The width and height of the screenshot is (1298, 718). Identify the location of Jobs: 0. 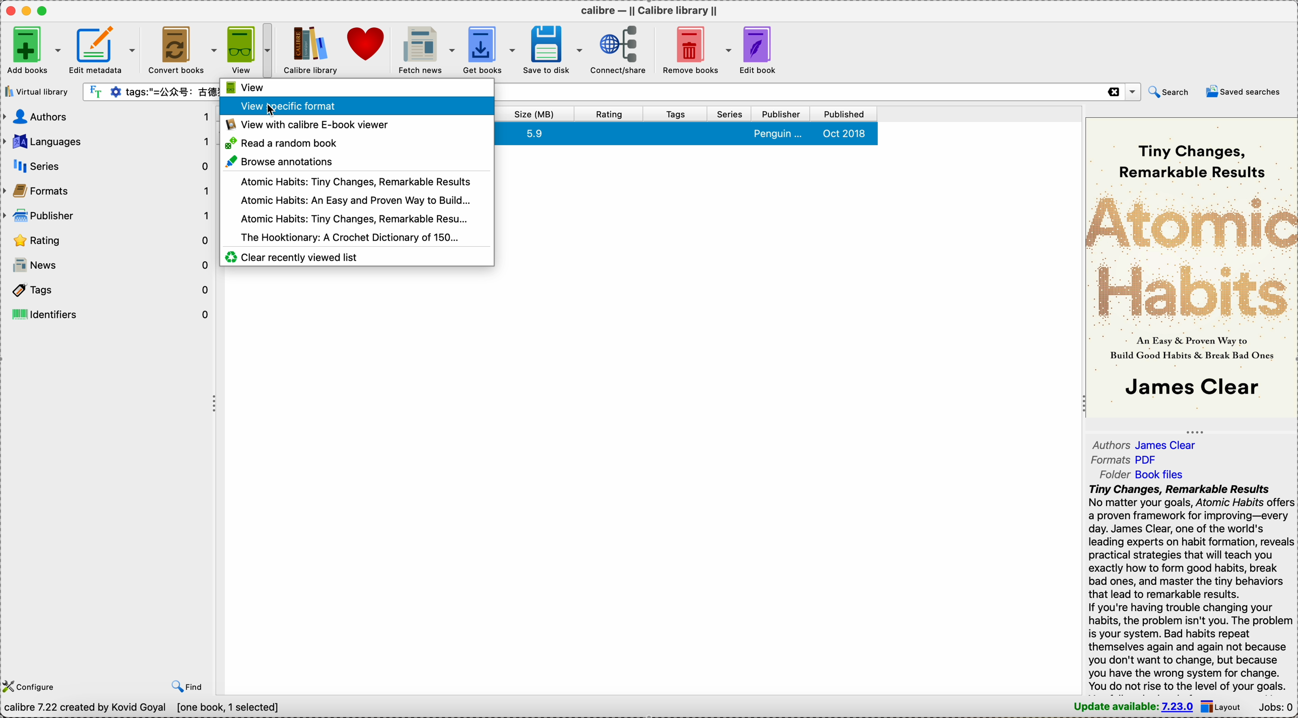
(1275, 707).